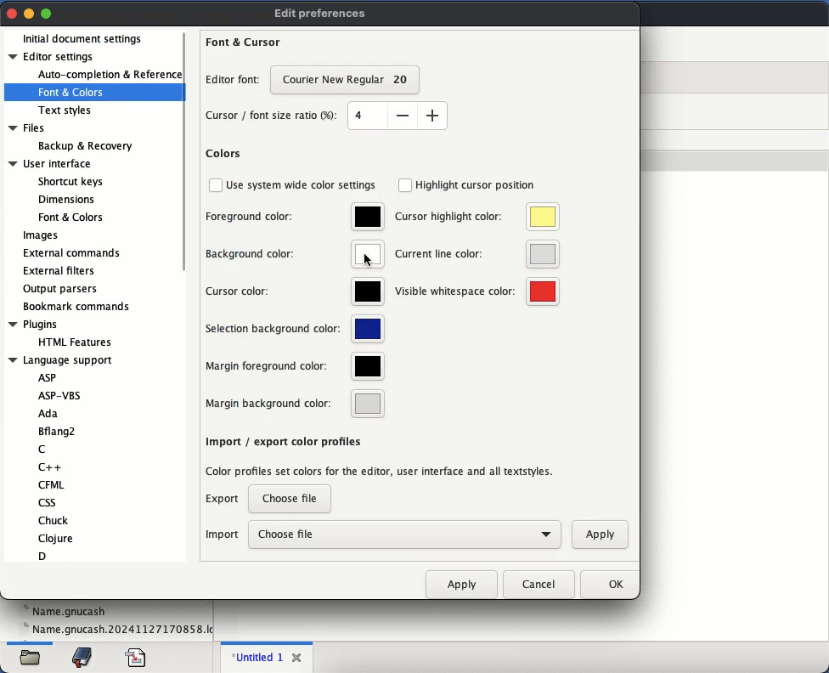  What do you see at coordinates (53, 58) in the screenshot?
I see `editor settings` at bounding box center [53, 58].